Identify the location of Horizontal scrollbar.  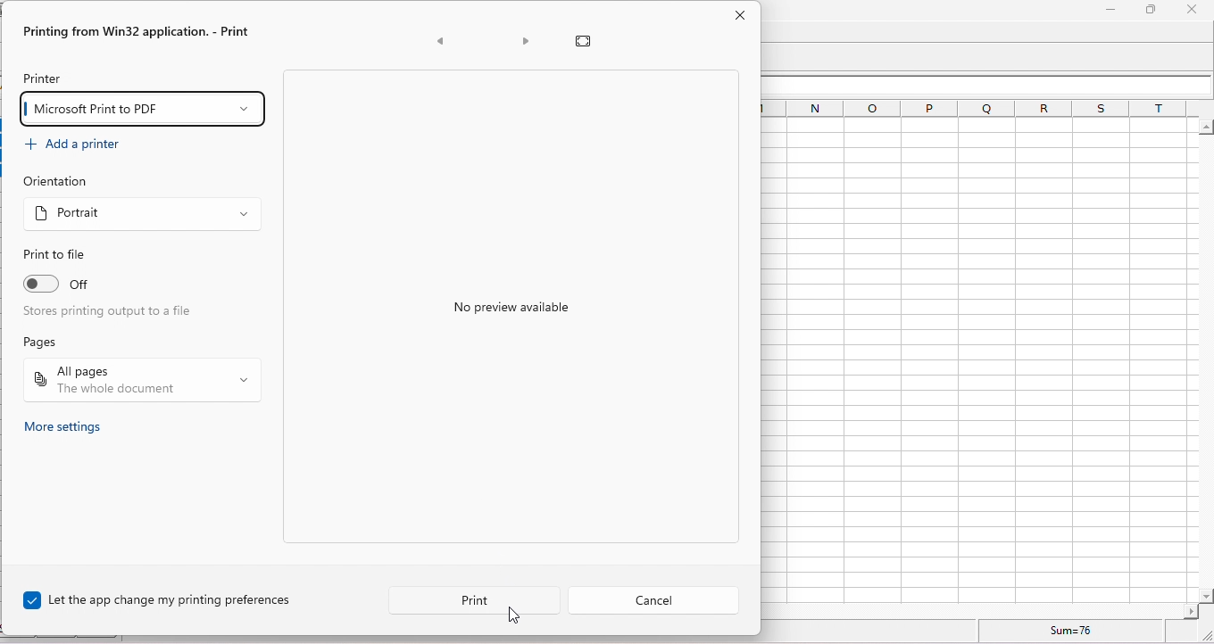
(983, 610).